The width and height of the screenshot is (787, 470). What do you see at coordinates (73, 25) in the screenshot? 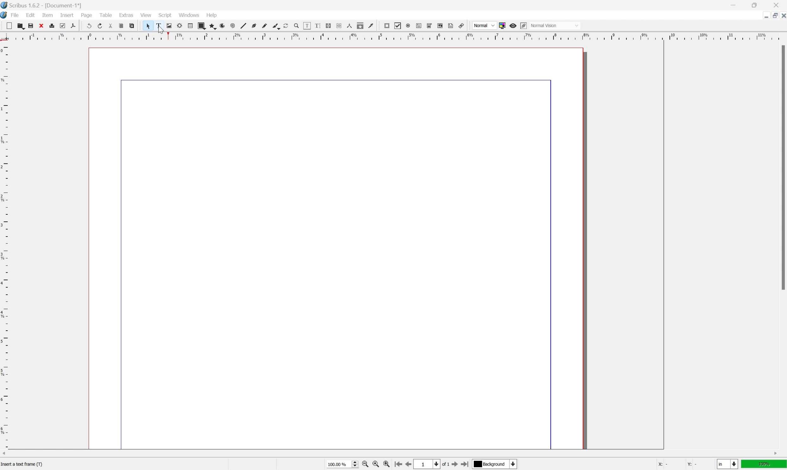
I see `save as pdf` at bounding box center [73, 25].